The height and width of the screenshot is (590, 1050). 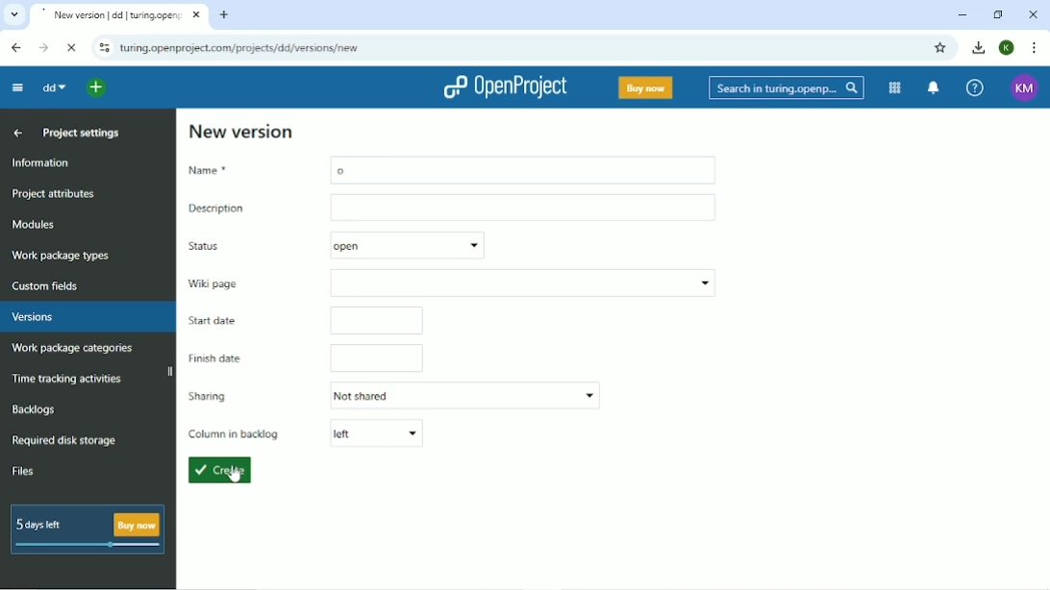 What do you see at coordinates (391, 395) in the screenshot?
I see `Sharing` at bounding box center [391, 395].